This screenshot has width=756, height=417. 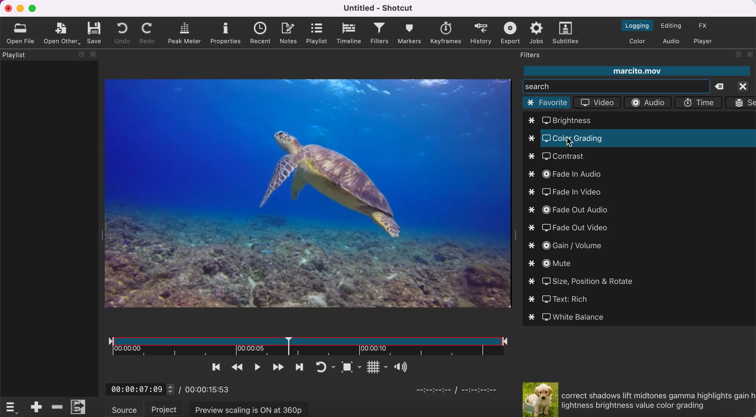 What do you see at coordinates (566, 34) in the screenshot?
I see `subtitles` at bounding box center [566, 34].